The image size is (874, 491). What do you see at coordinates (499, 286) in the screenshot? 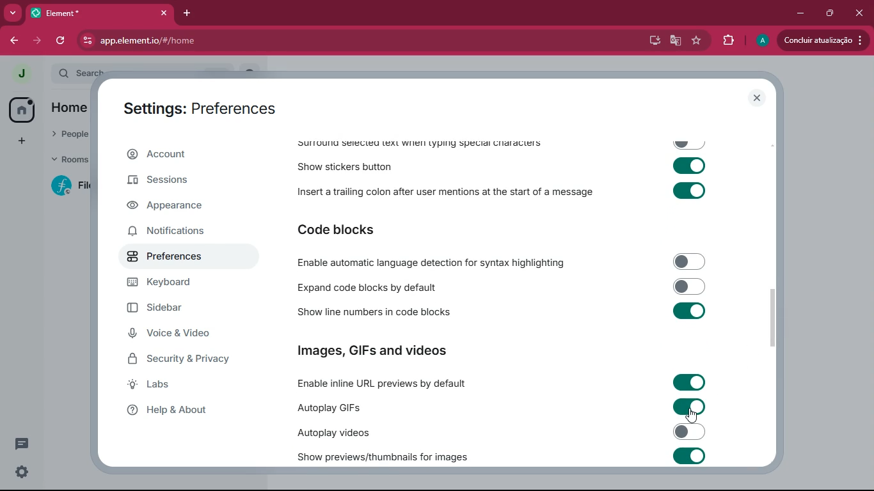
I see `Expand code blocks by default` at bounding box center [499, 286].